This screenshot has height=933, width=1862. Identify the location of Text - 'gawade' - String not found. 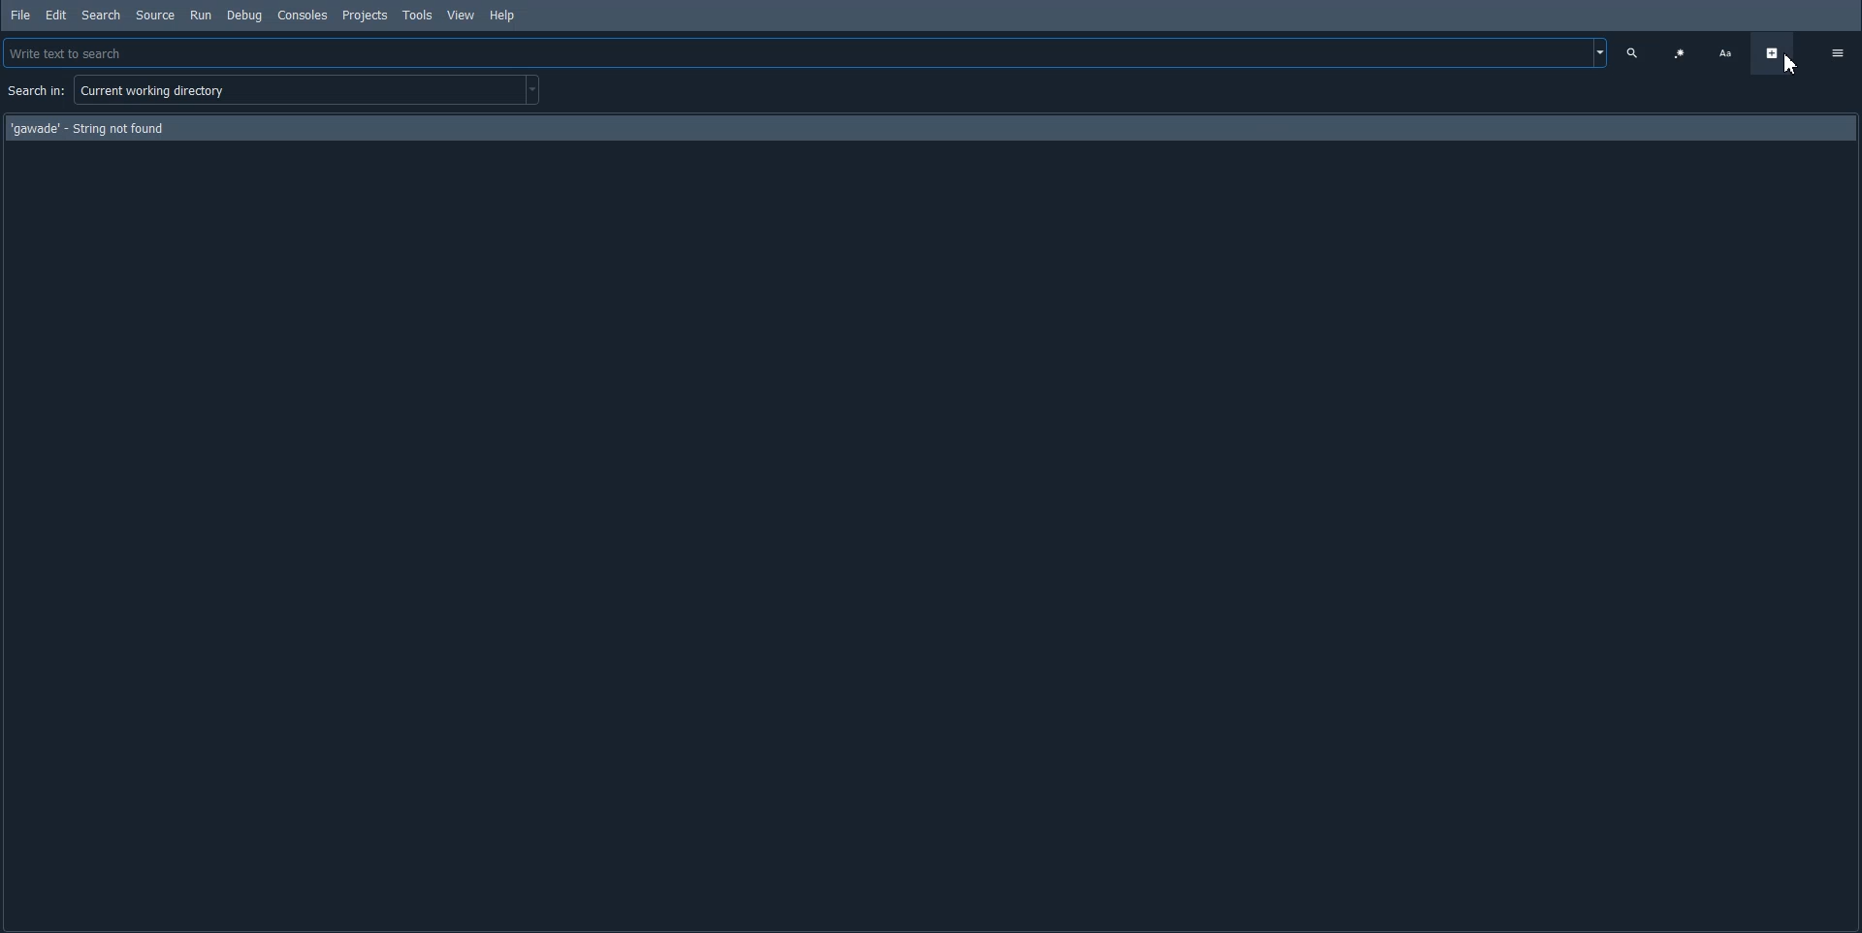
(86, 127).